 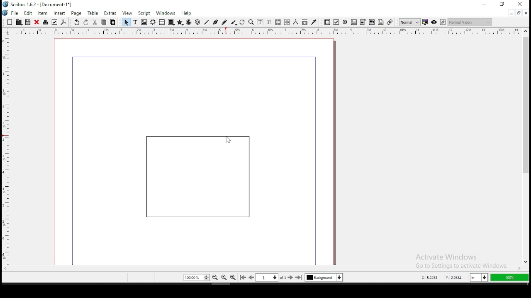 I want to click on close, so click(x=37, y=22).